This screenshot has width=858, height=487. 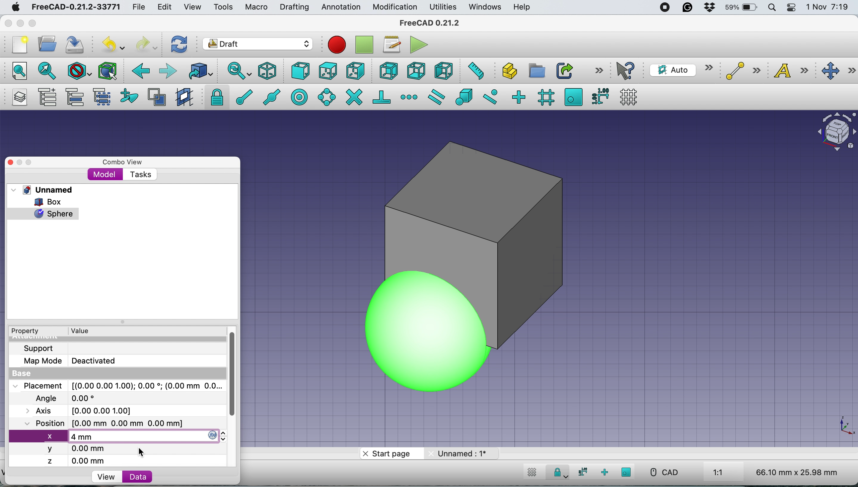 I want to click on tools, so click(x=223, y=8).